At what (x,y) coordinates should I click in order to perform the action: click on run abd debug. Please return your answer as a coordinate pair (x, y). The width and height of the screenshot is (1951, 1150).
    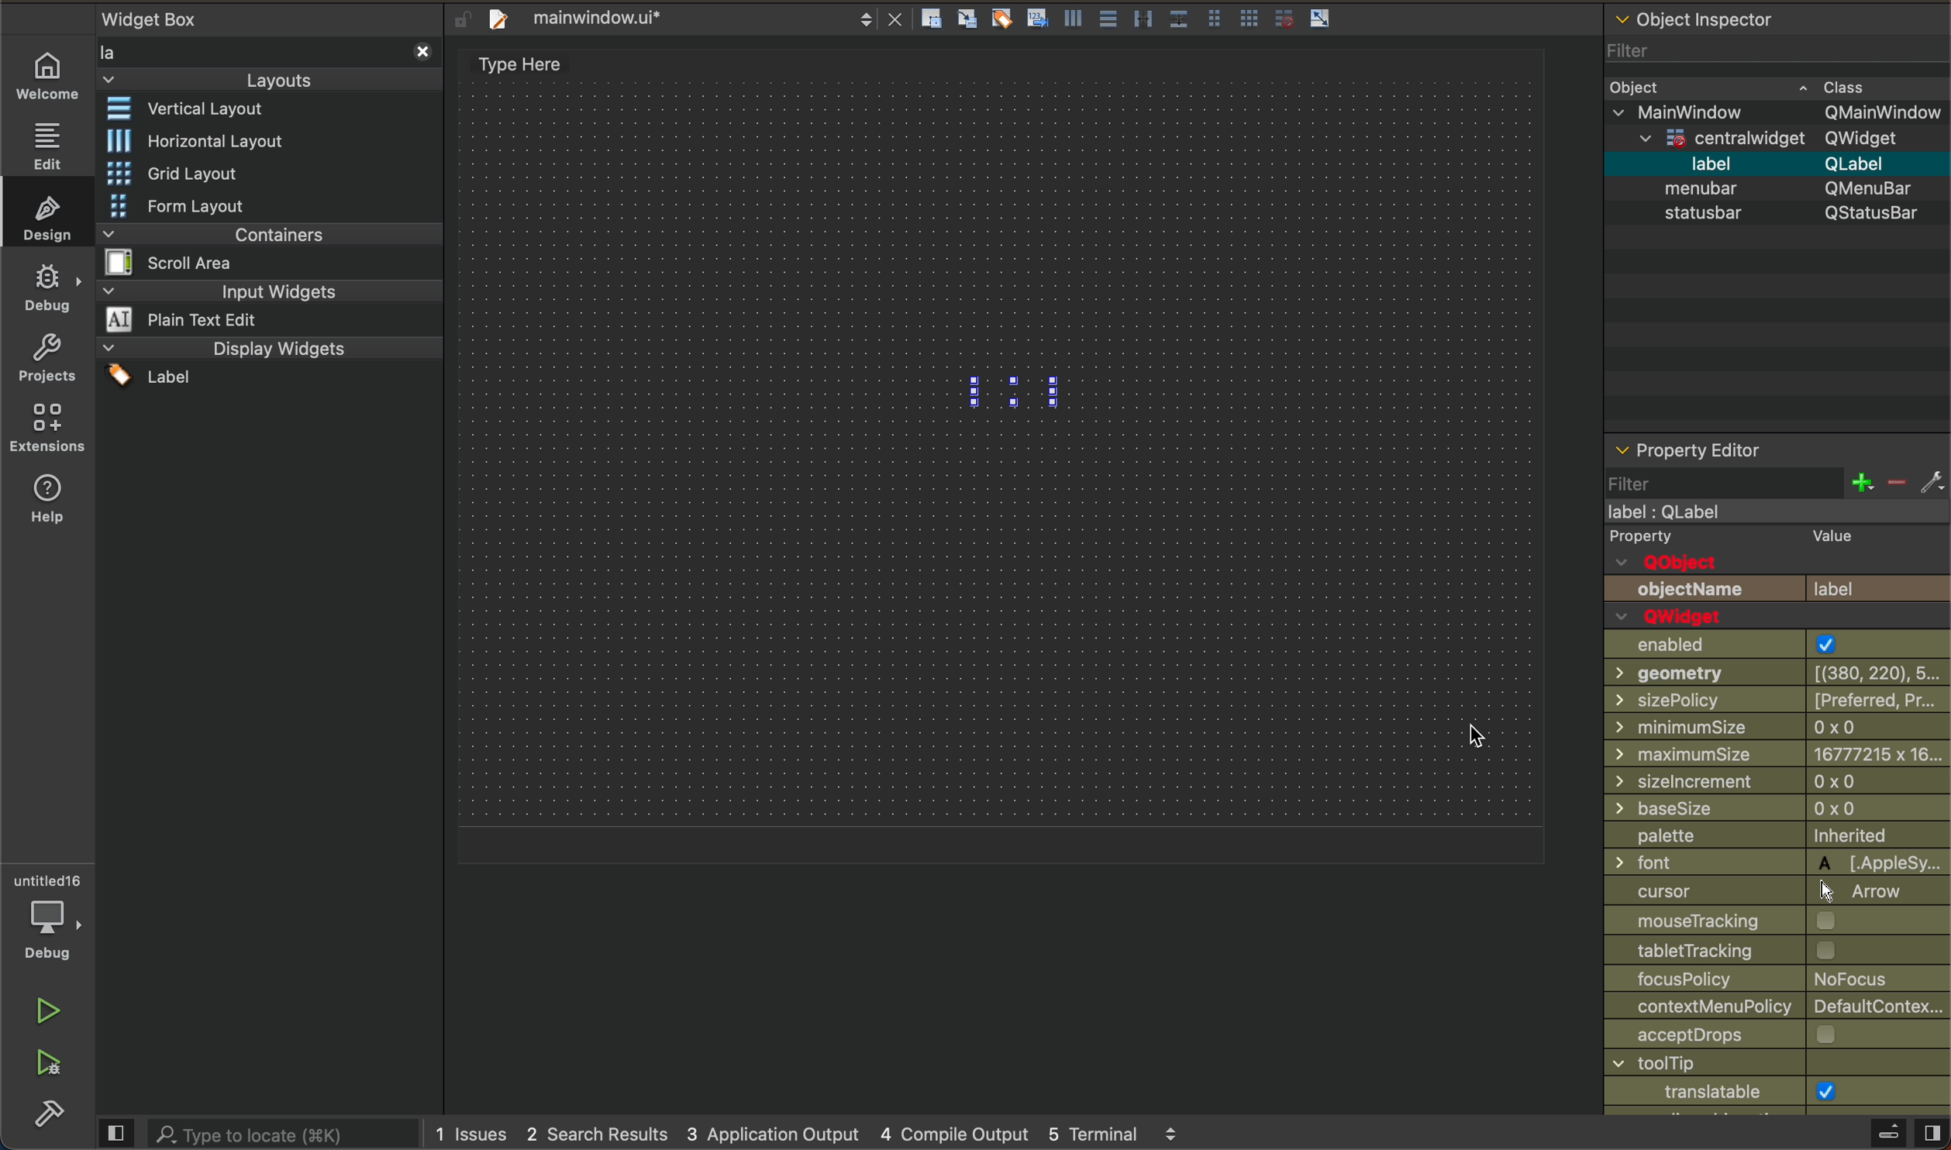
    Looking at the image, I should click on (56, 1073).